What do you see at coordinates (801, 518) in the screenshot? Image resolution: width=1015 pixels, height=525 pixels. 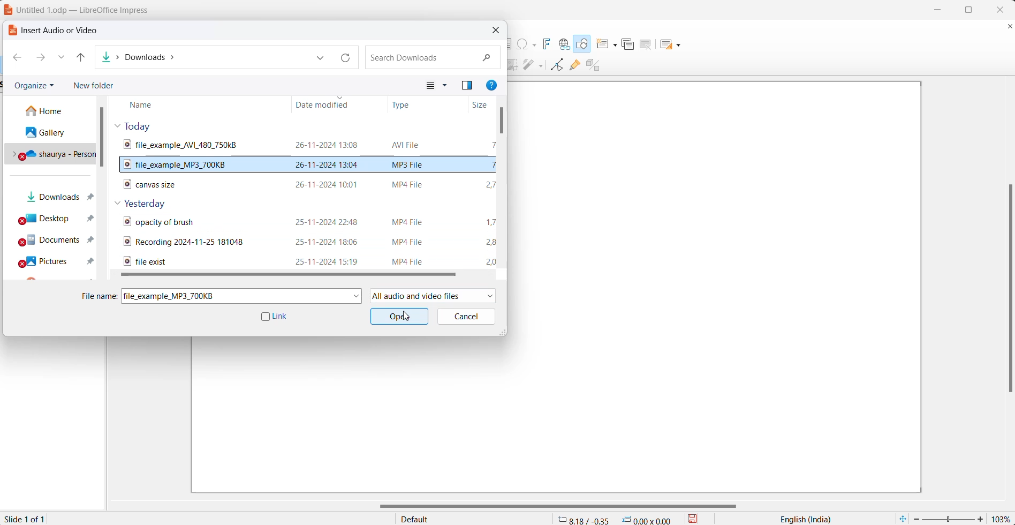 I see `` at bounding box center [801, 518].